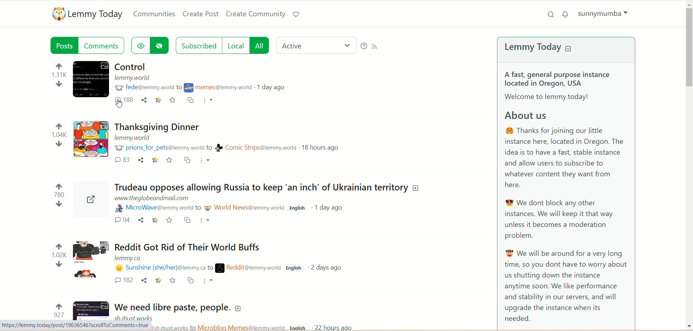  What do you see at coordinates (55, 256) in the screenshot?
I see `votes up and down` at bounding box center [55, 256].